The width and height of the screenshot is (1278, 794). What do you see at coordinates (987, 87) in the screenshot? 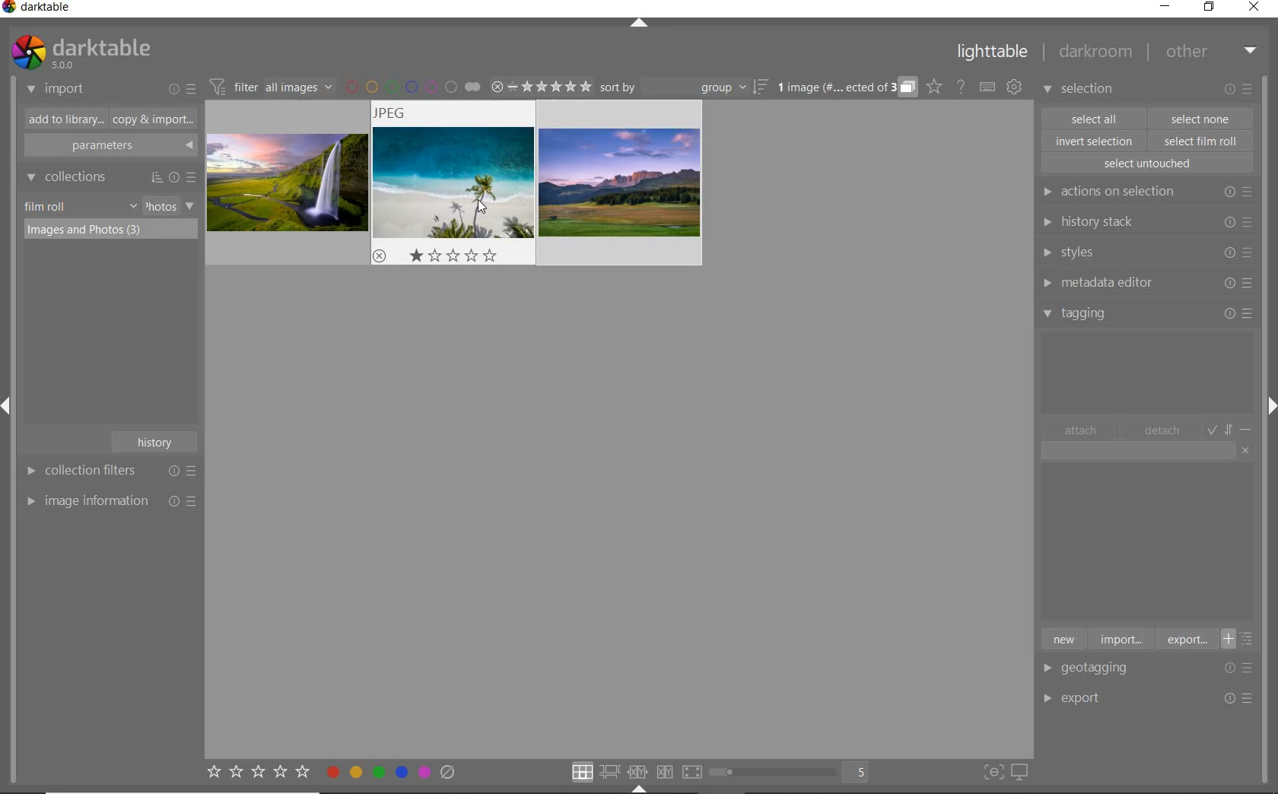
I see `set keyboard shortcut` at bounding box center [987, 87].